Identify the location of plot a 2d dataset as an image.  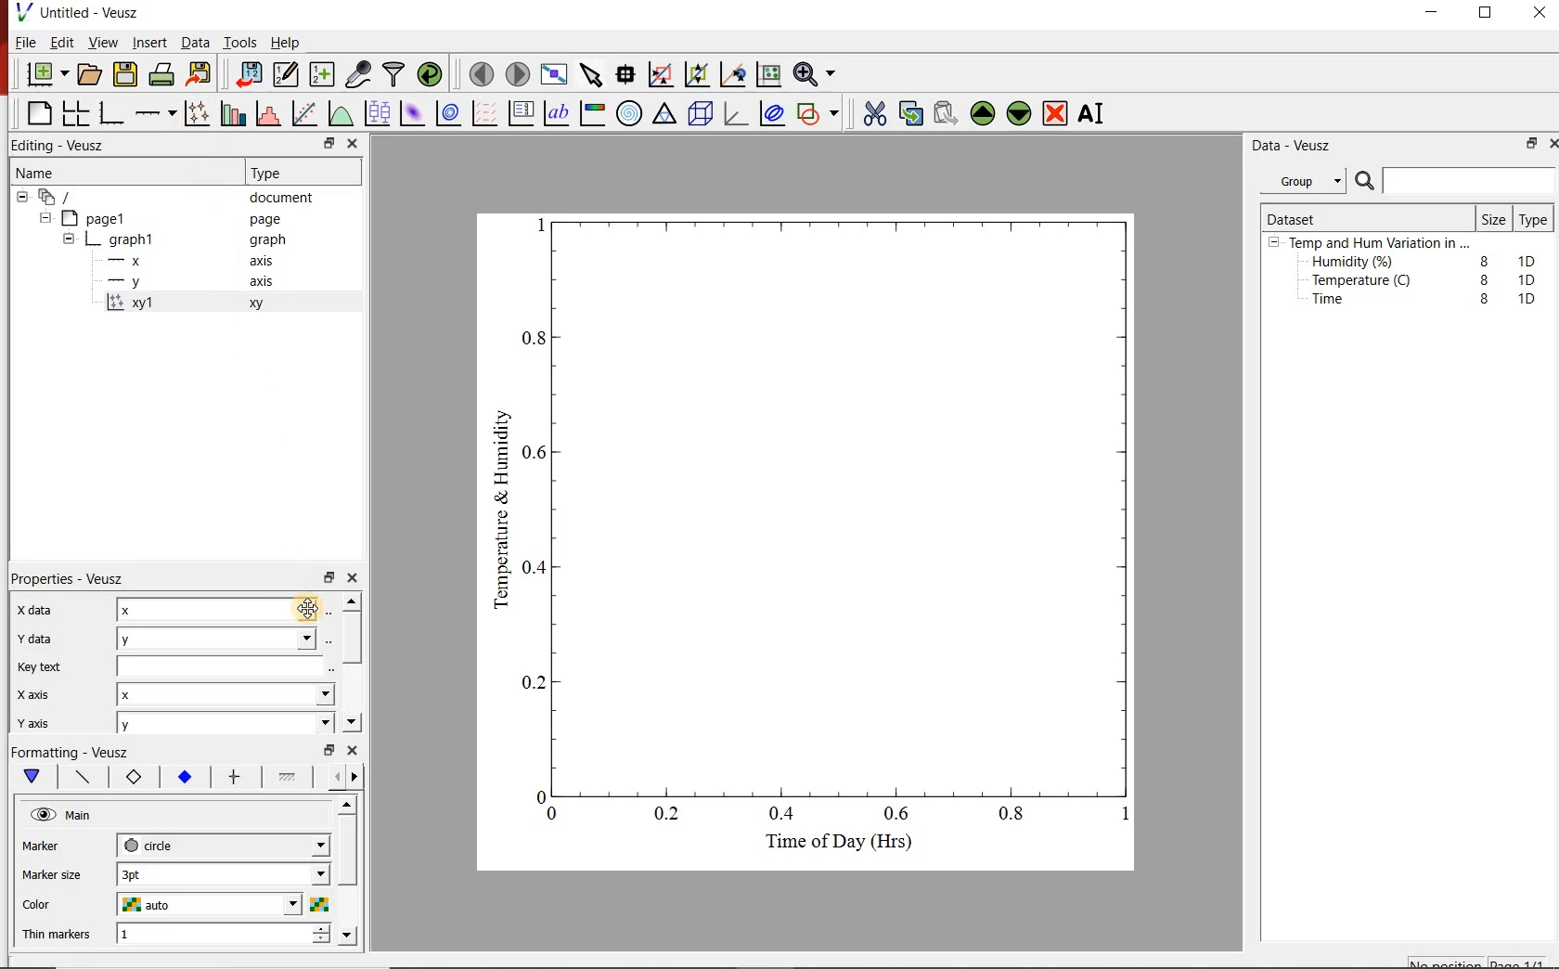
(413, 114).